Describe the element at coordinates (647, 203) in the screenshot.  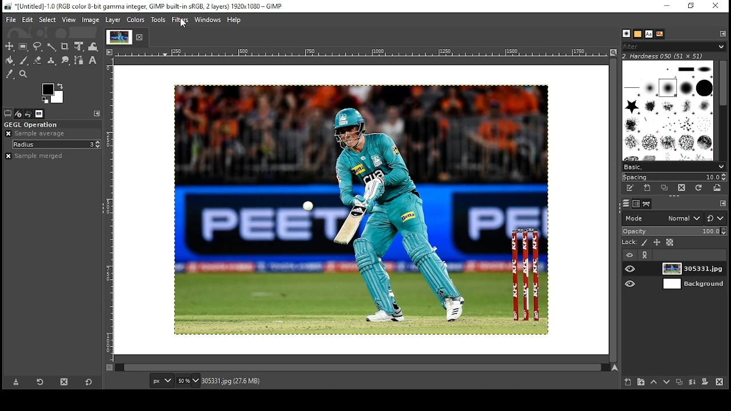
I see `paths` at that location.